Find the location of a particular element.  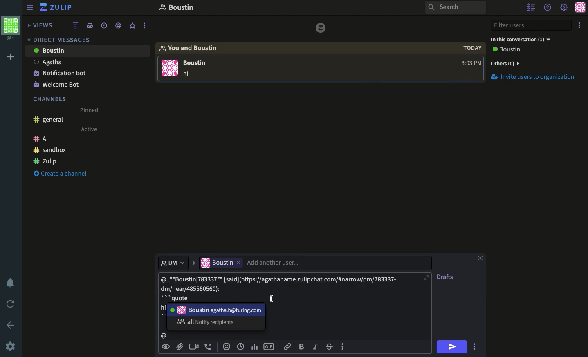

Tag is located at coordinates (163, 336).